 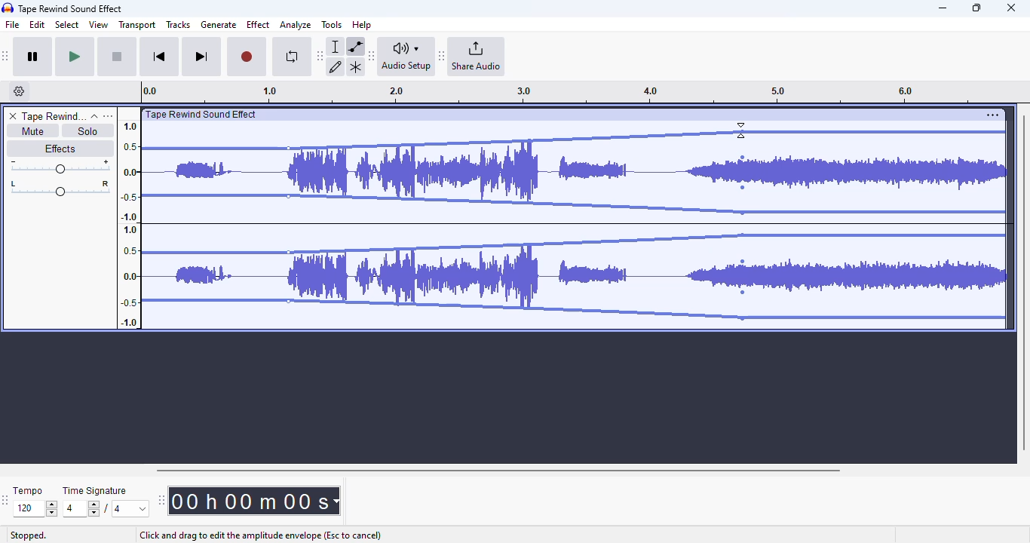 I want to click on tools, so click(x=332, y=24).